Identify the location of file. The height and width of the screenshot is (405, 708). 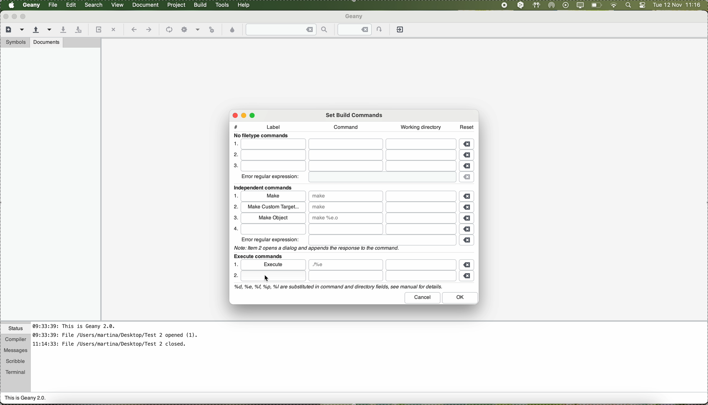
(380, 177).